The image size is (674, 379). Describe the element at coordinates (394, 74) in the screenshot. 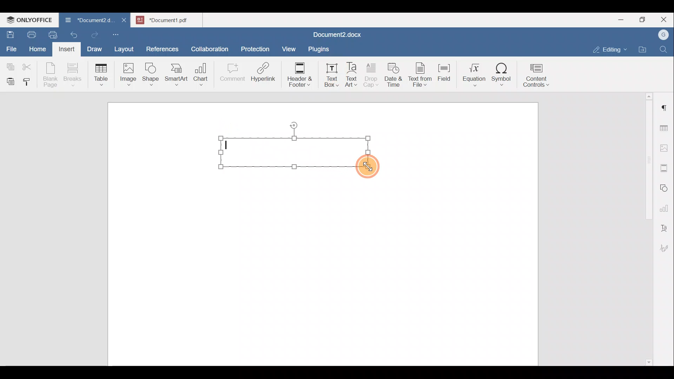

I see `Date & time` at that location.